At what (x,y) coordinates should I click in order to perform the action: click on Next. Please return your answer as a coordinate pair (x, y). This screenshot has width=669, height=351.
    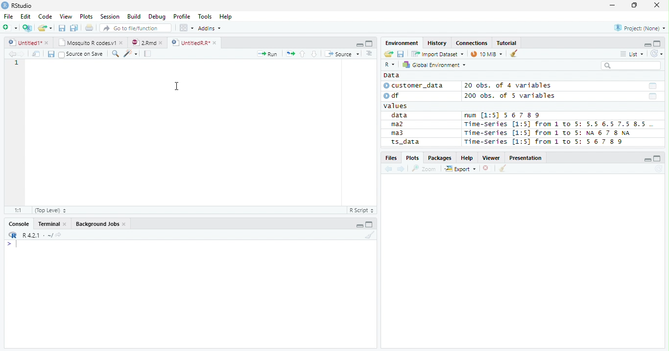
    Looking at the image, I should click on (22, 54).